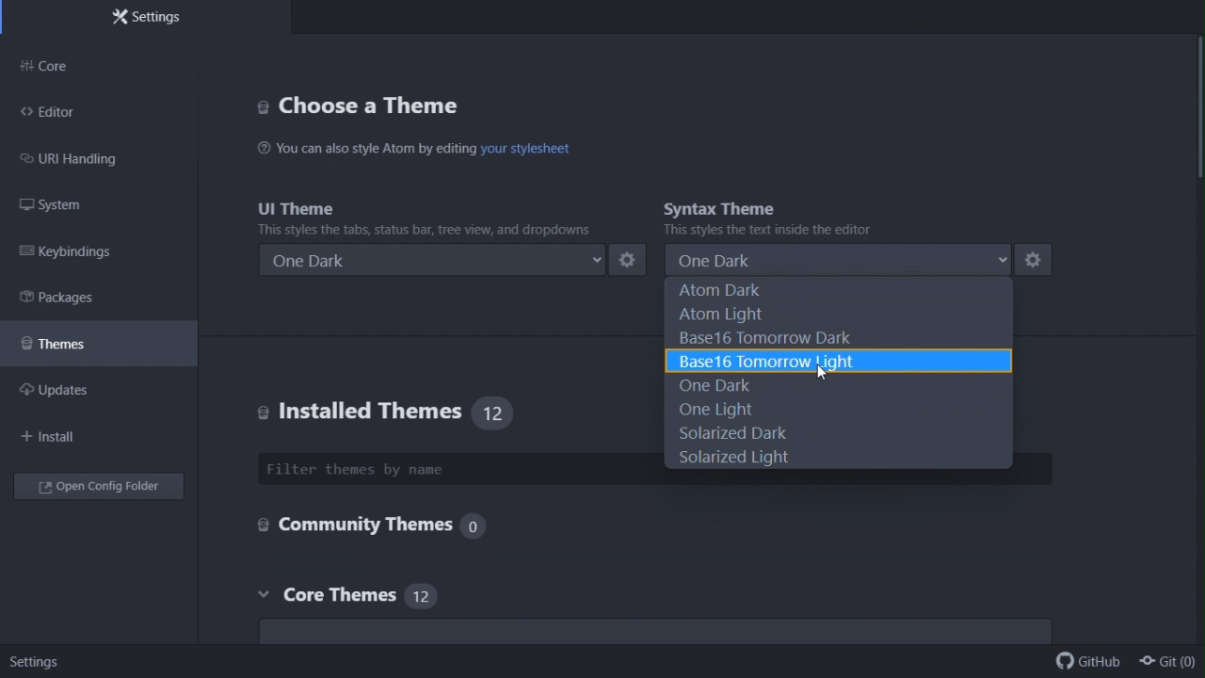 Image resolution: width=1205 pixels, height=678 pixels. Describe the element at coordinates (381, 597) in the screenshot. I see `core themes` at that location.